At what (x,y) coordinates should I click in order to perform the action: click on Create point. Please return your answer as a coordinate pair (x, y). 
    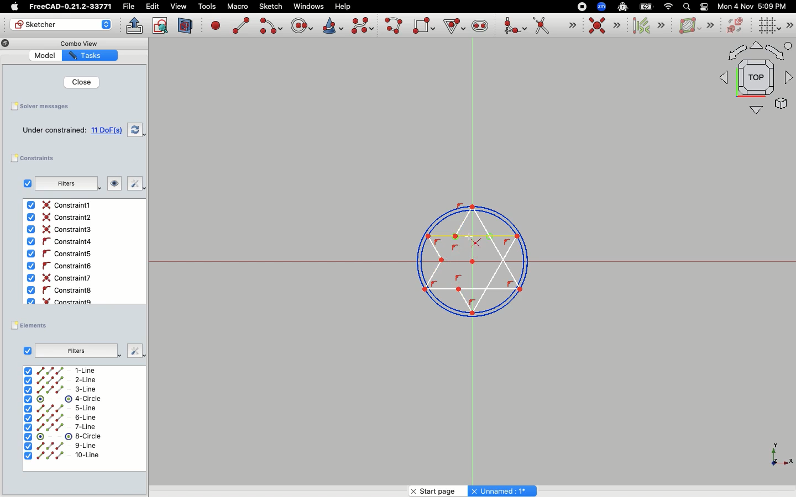
    Looking at the image, I should click on (216, 25).